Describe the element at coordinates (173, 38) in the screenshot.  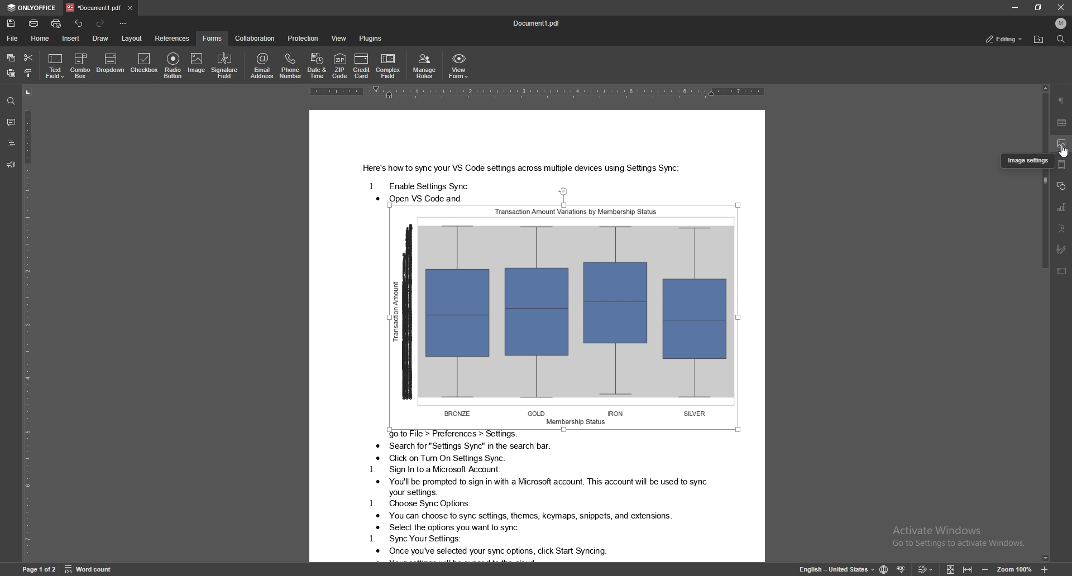
I see `references` at that location.